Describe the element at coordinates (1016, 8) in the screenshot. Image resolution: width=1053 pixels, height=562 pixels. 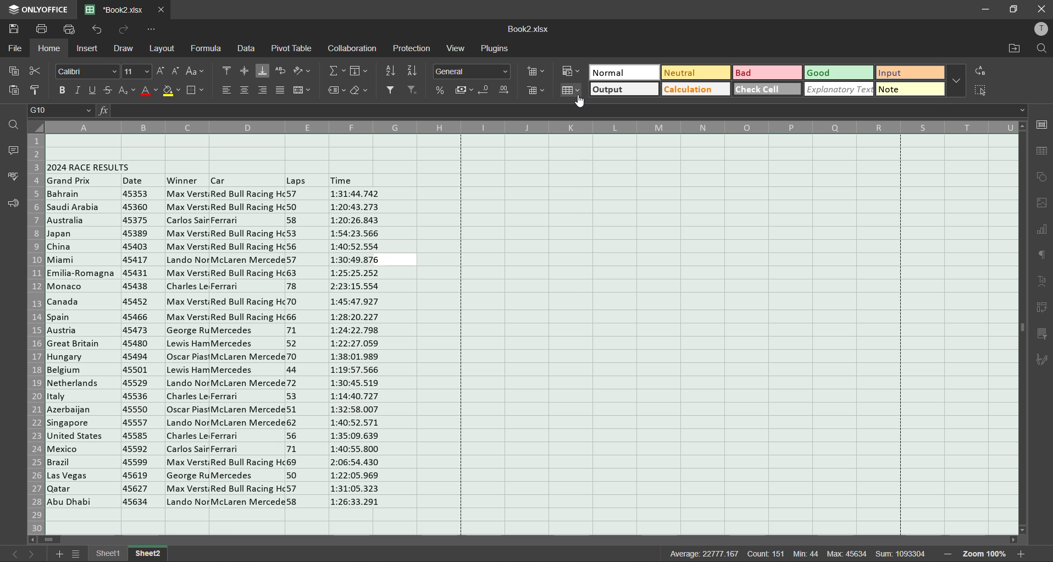
I see `maximize` at that location.